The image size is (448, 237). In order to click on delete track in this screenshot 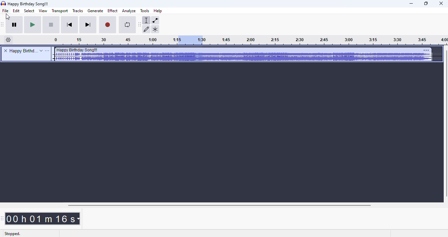, I will do `click(6, 50)`.